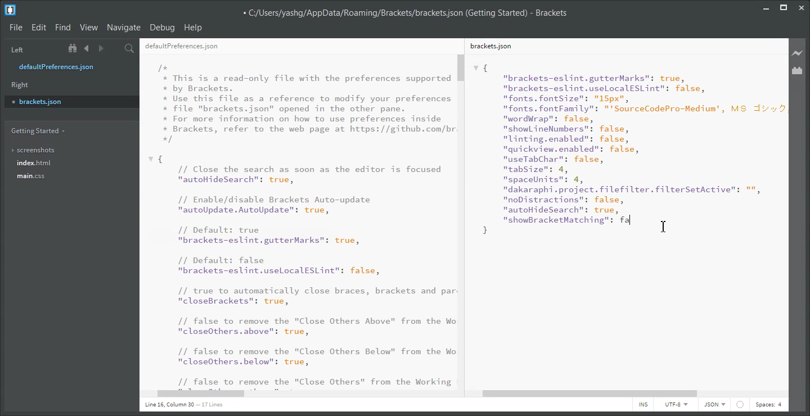  I want to click on UTF-8, so click(676, 404).